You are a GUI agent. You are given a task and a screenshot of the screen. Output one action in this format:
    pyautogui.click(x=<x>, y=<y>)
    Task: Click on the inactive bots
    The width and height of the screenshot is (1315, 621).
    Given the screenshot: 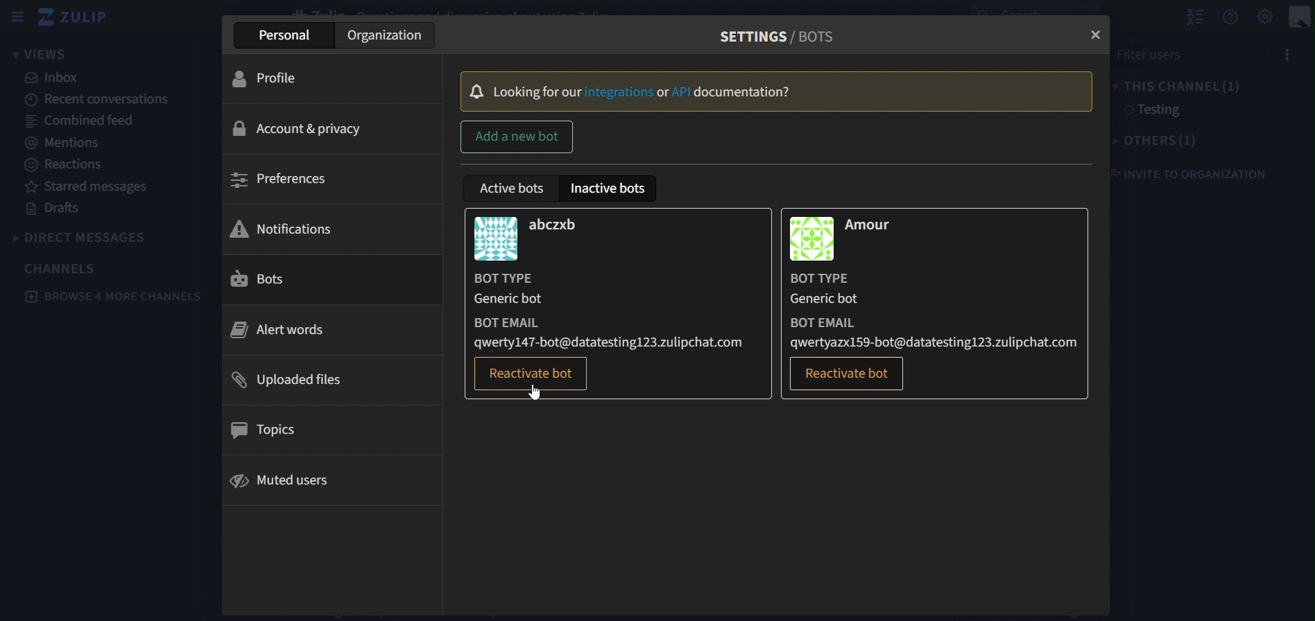 What is the action you would take?
    pyautogui.click(x=609, y=190)
    